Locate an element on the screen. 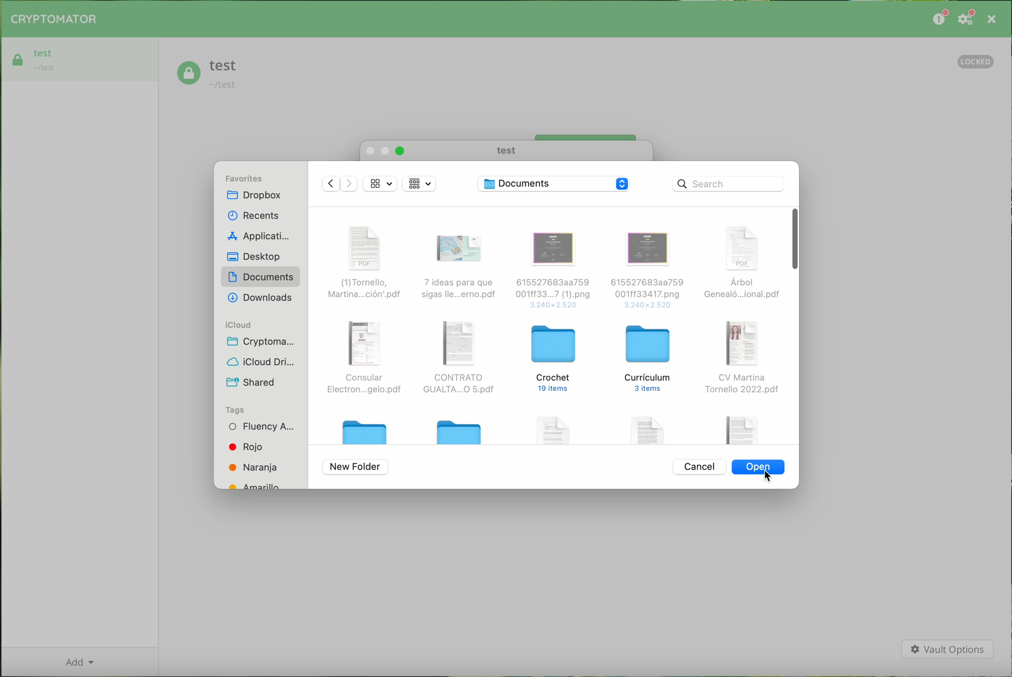  cryptomator is located at coordinates (265, 342).